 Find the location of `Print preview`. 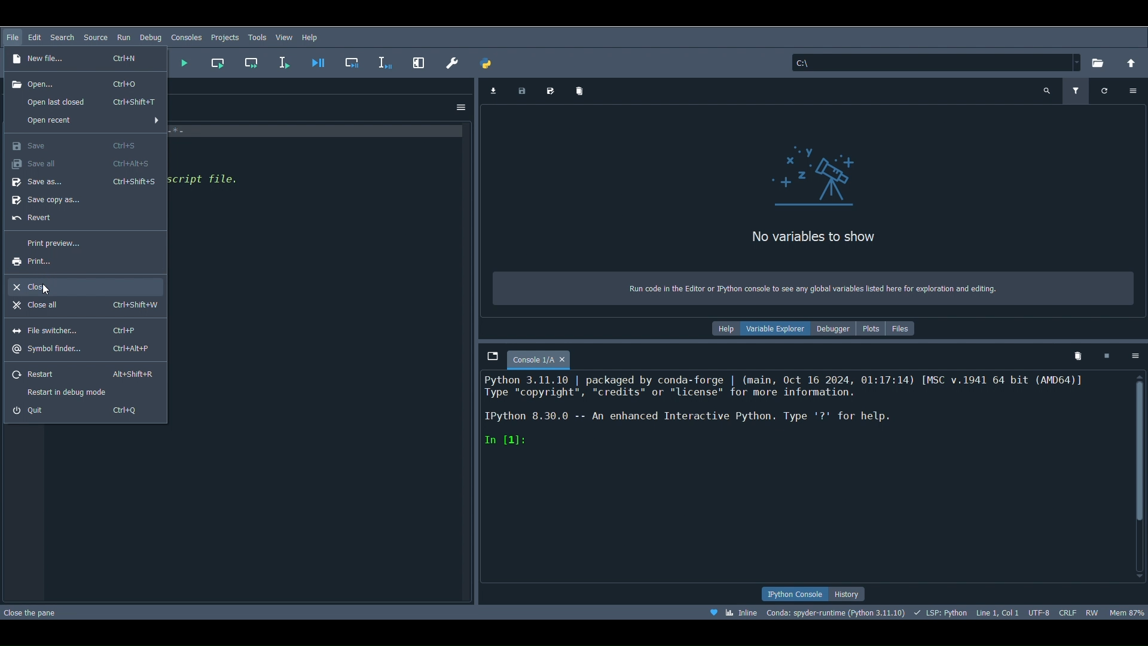

Print preview is located at coordinates (54, 243).